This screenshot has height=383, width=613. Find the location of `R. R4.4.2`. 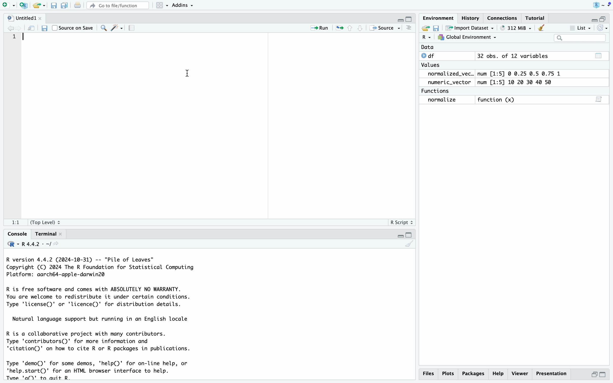

R. R4.4.2 is located at coordinates (31, 245).